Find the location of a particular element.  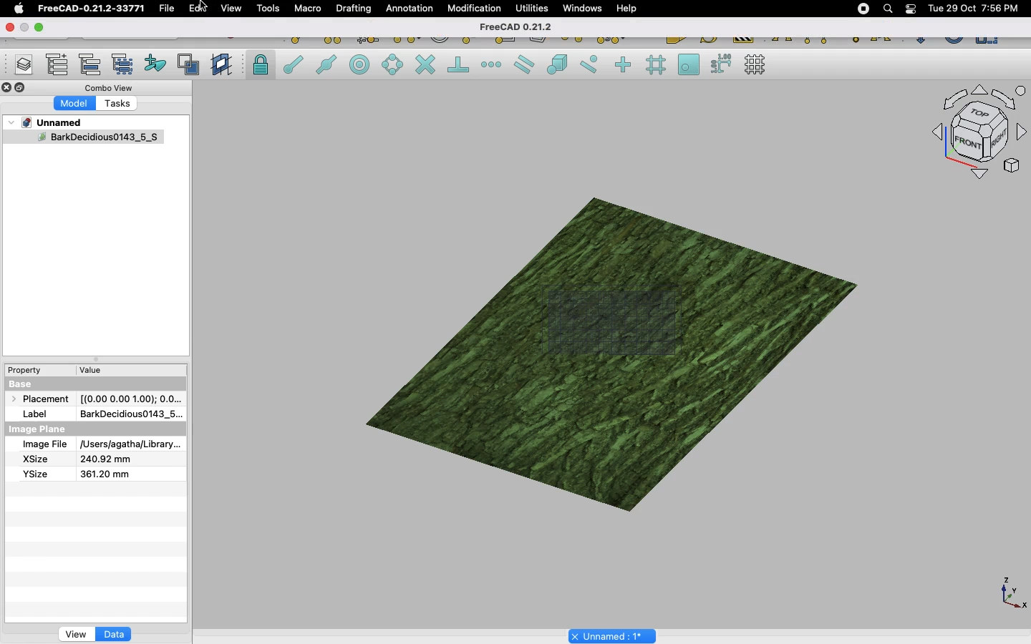

Snap intersection is located at coordinates (426, 66).